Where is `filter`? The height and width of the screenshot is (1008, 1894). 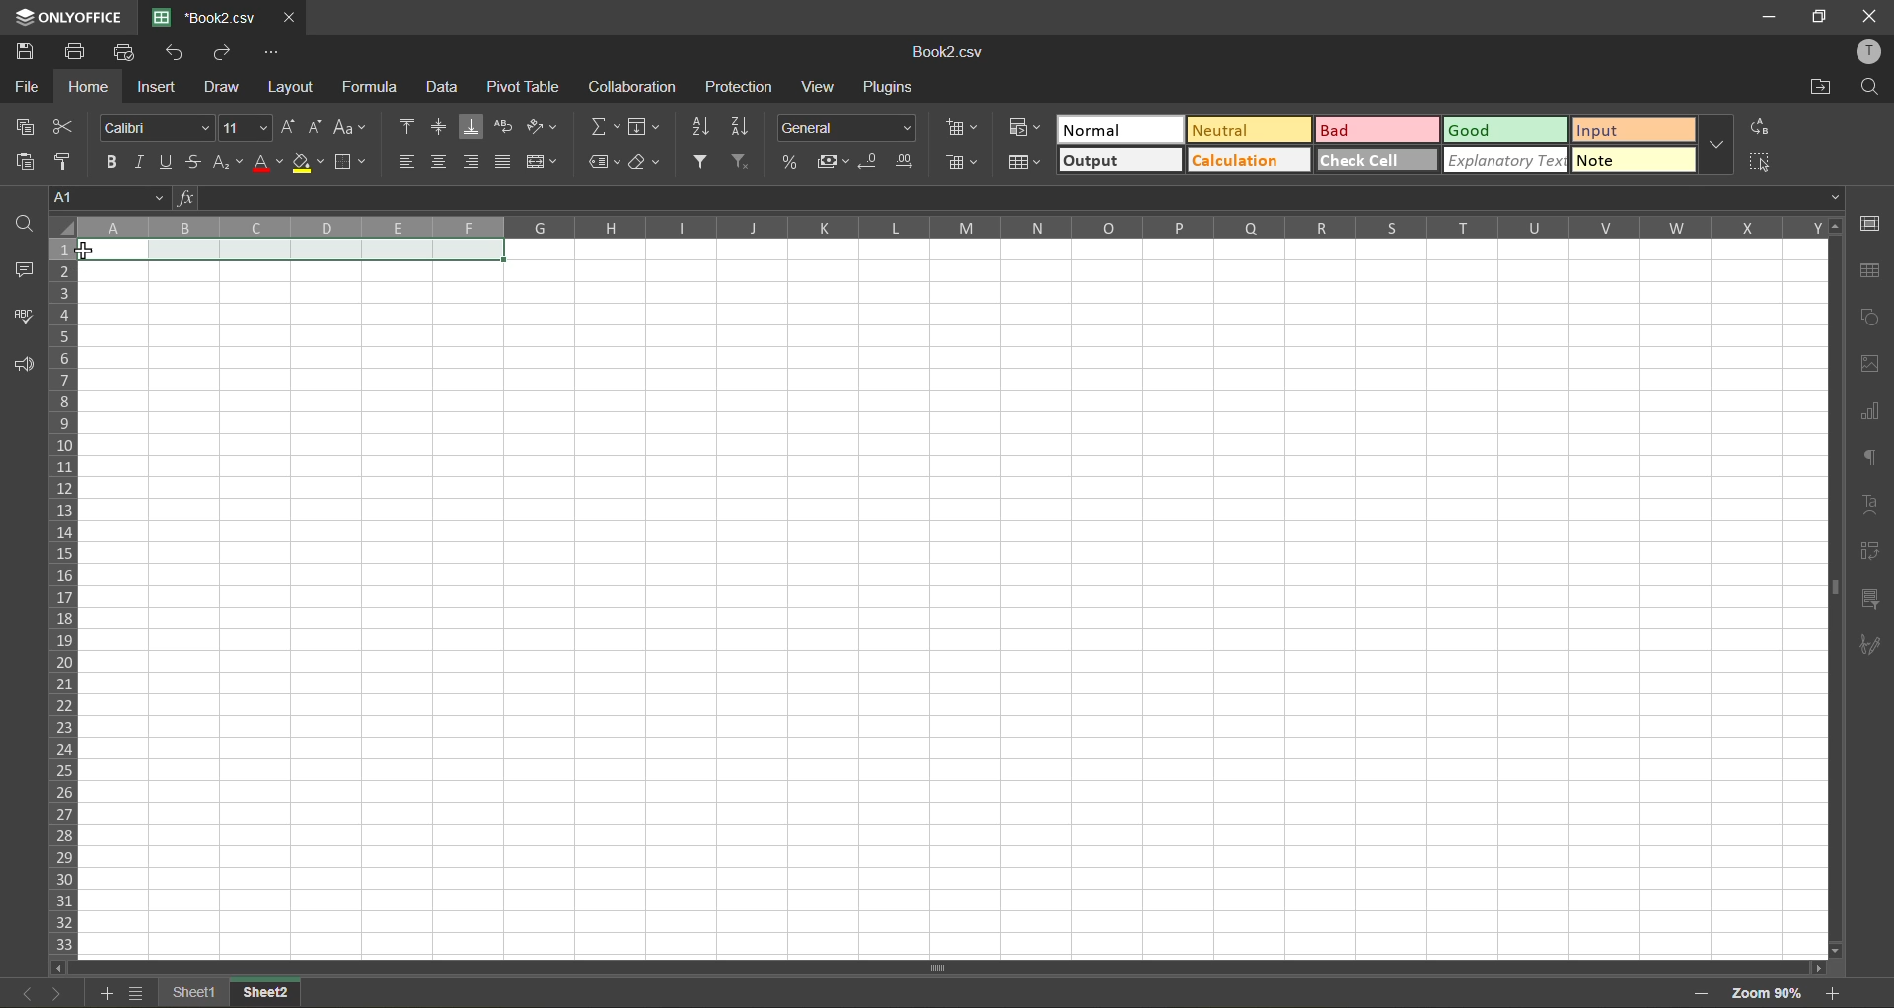
filter is located at coordinates (706, 163).